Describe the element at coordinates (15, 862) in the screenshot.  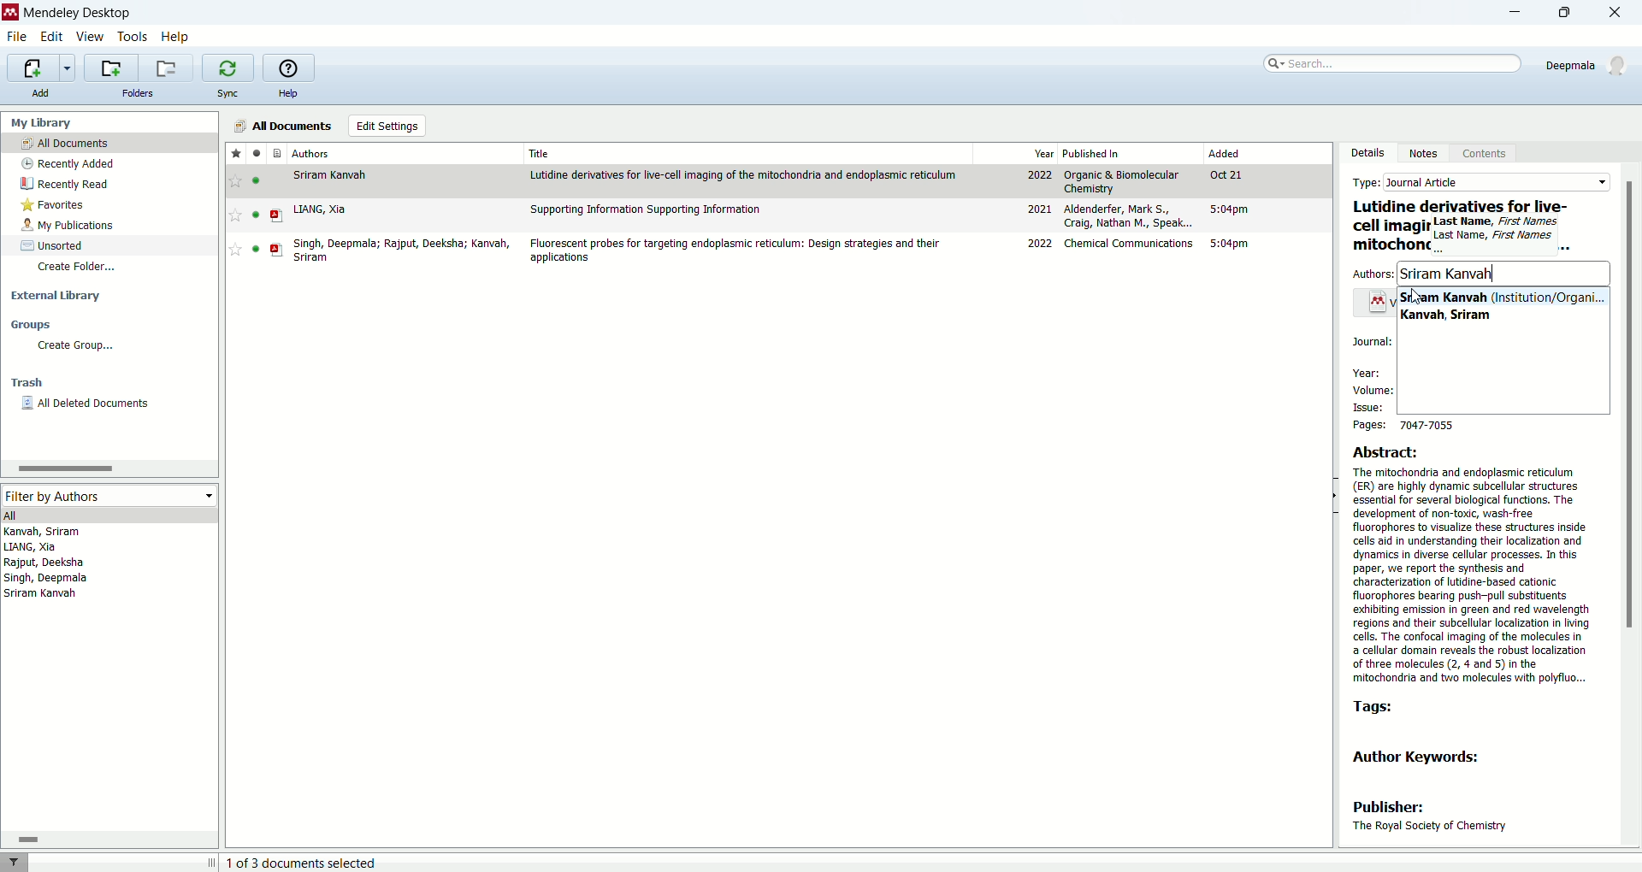
I see `filter` at that location.